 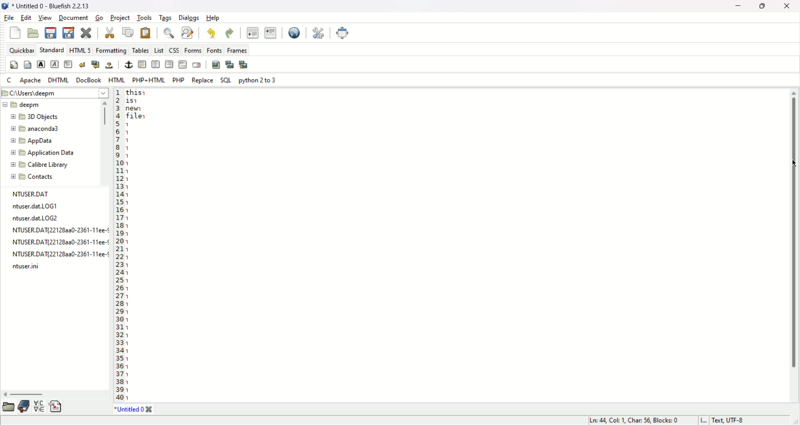 What do you see at coordinates (27, 66) in the screenshot?
I see `body` at bounding box center [27, 66].